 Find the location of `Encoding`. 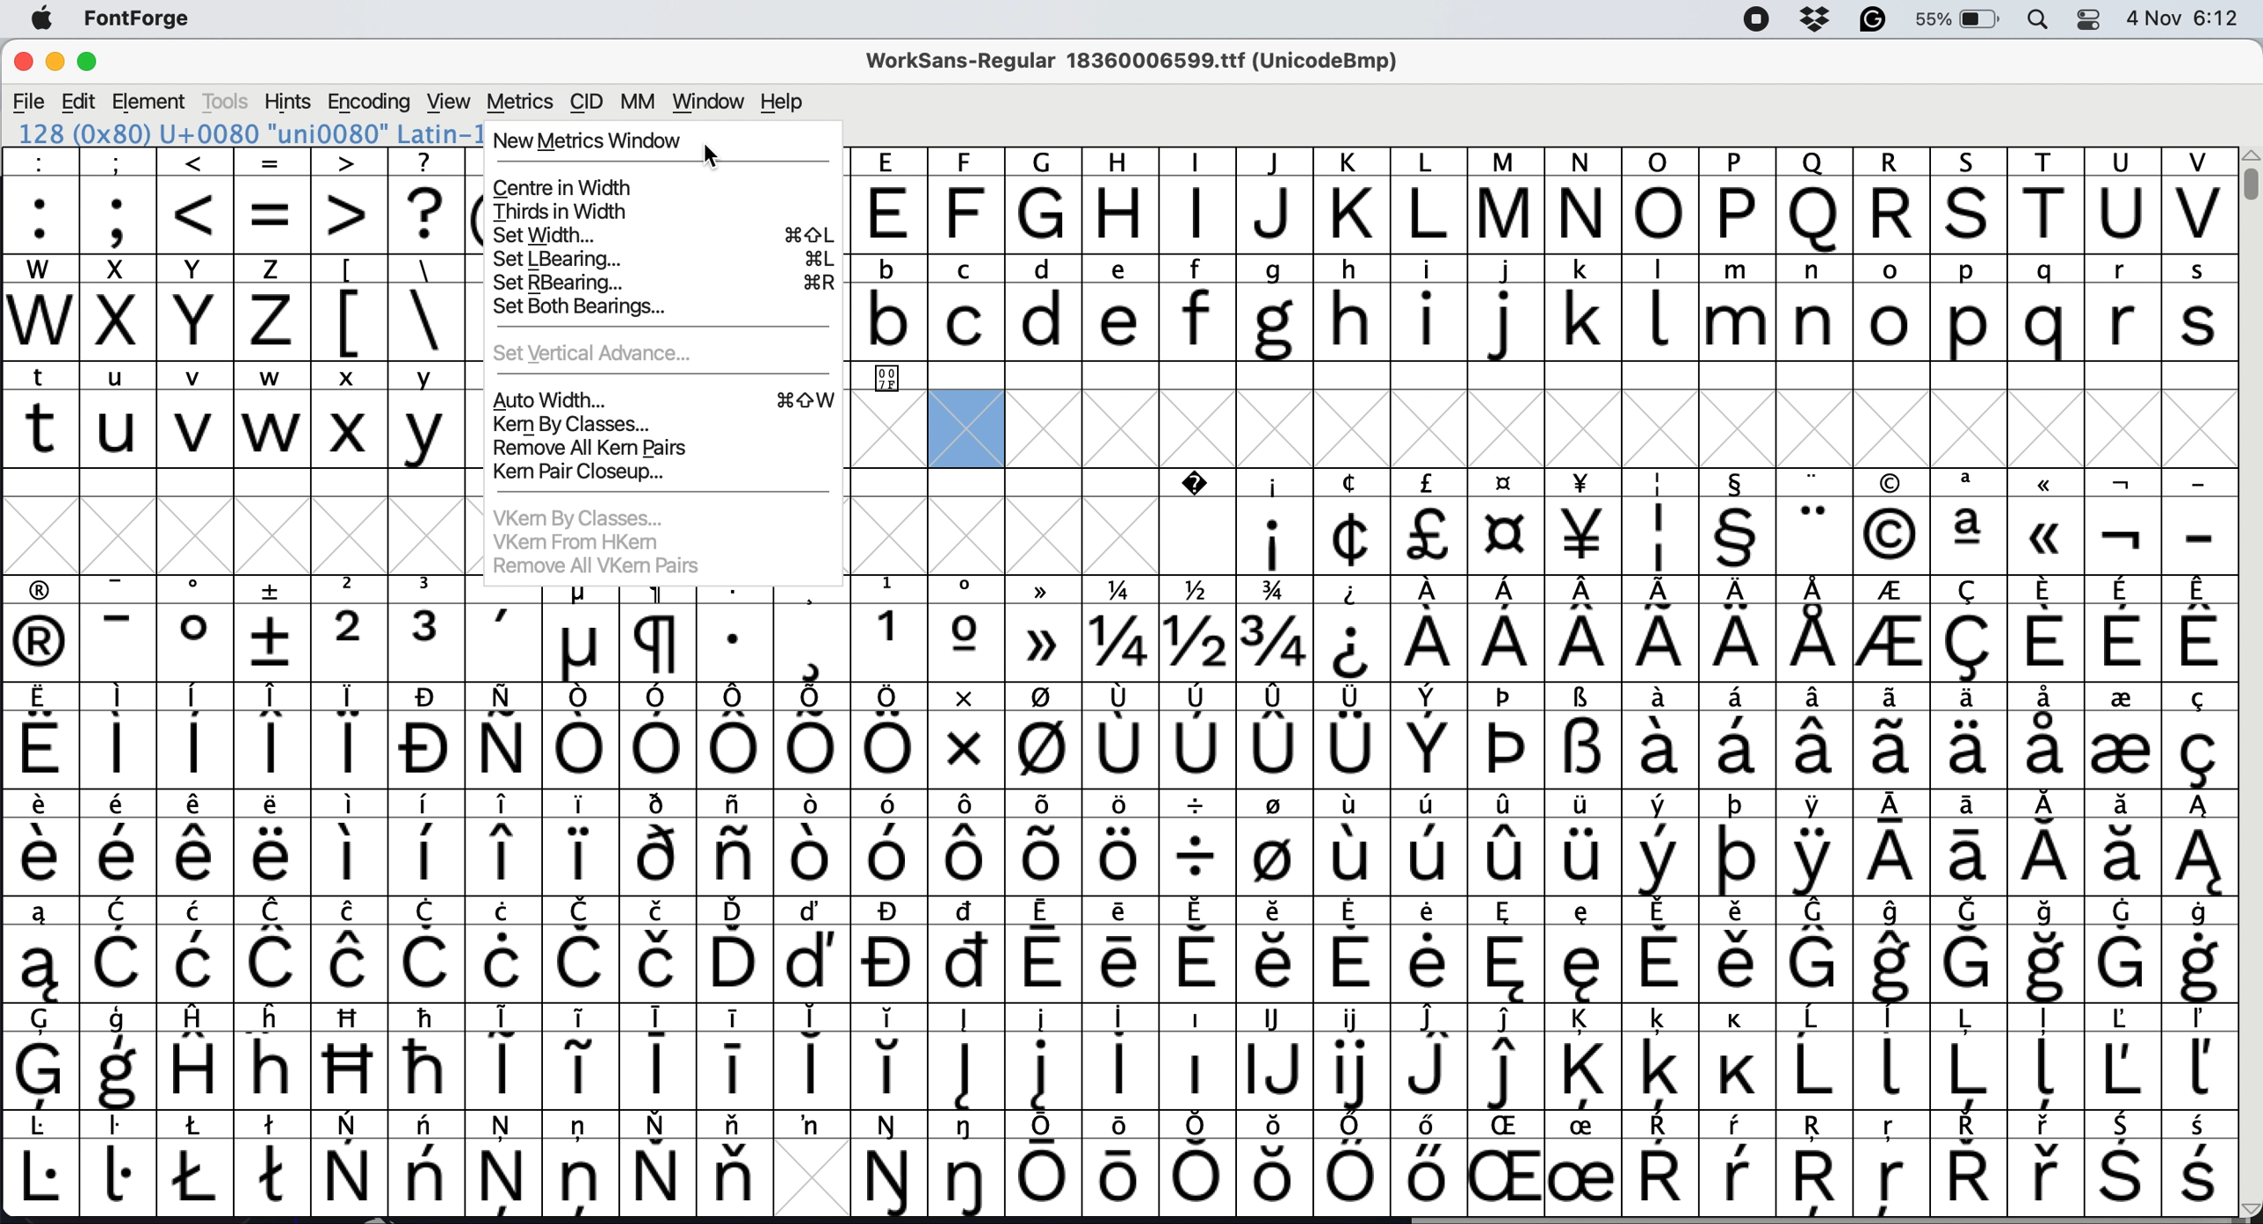

Encoding is located at coordinates (369, 102).